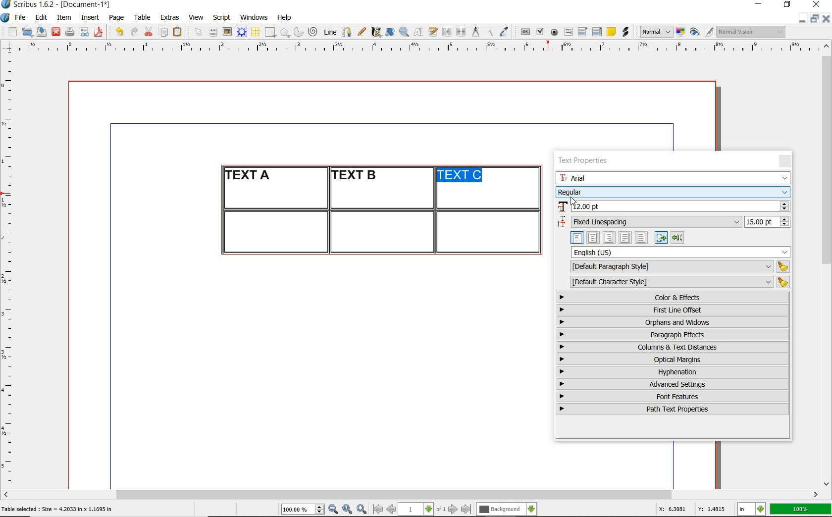  What do you see at coordinates (681, 252) in the screenshot?
I see `text language` at bounding box center [681, 252].